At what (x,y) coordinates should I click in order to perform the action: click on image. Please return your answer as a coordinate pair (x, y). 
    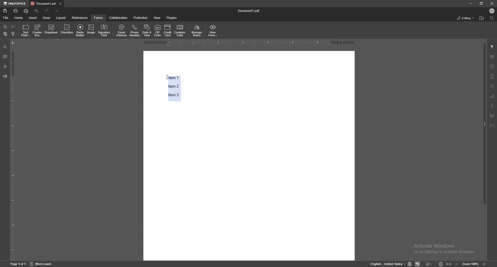
    Looking at the image, I should click on (493, 66).